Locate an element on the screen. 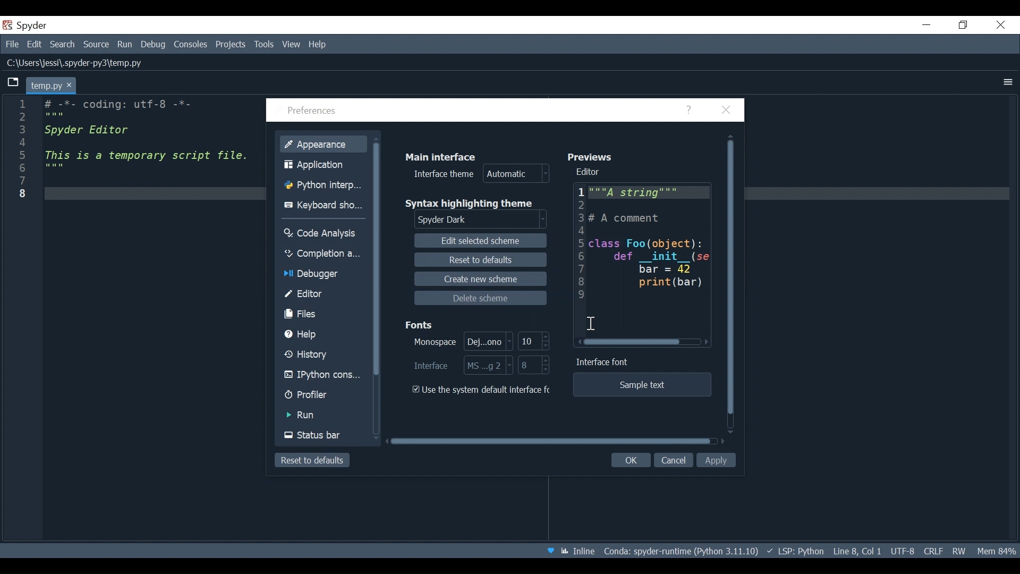  File Permission is located at coordinates (959, 550).